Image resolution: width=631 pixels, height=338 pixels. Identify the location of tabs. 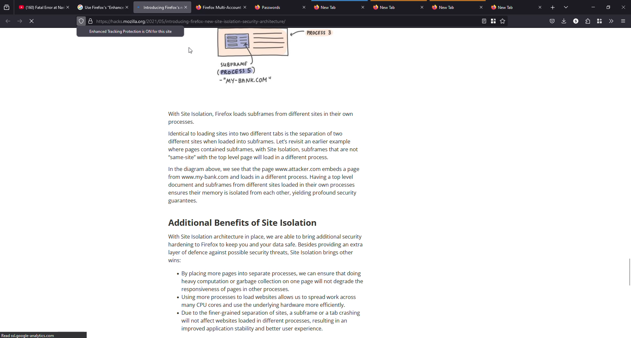
(567, 8).